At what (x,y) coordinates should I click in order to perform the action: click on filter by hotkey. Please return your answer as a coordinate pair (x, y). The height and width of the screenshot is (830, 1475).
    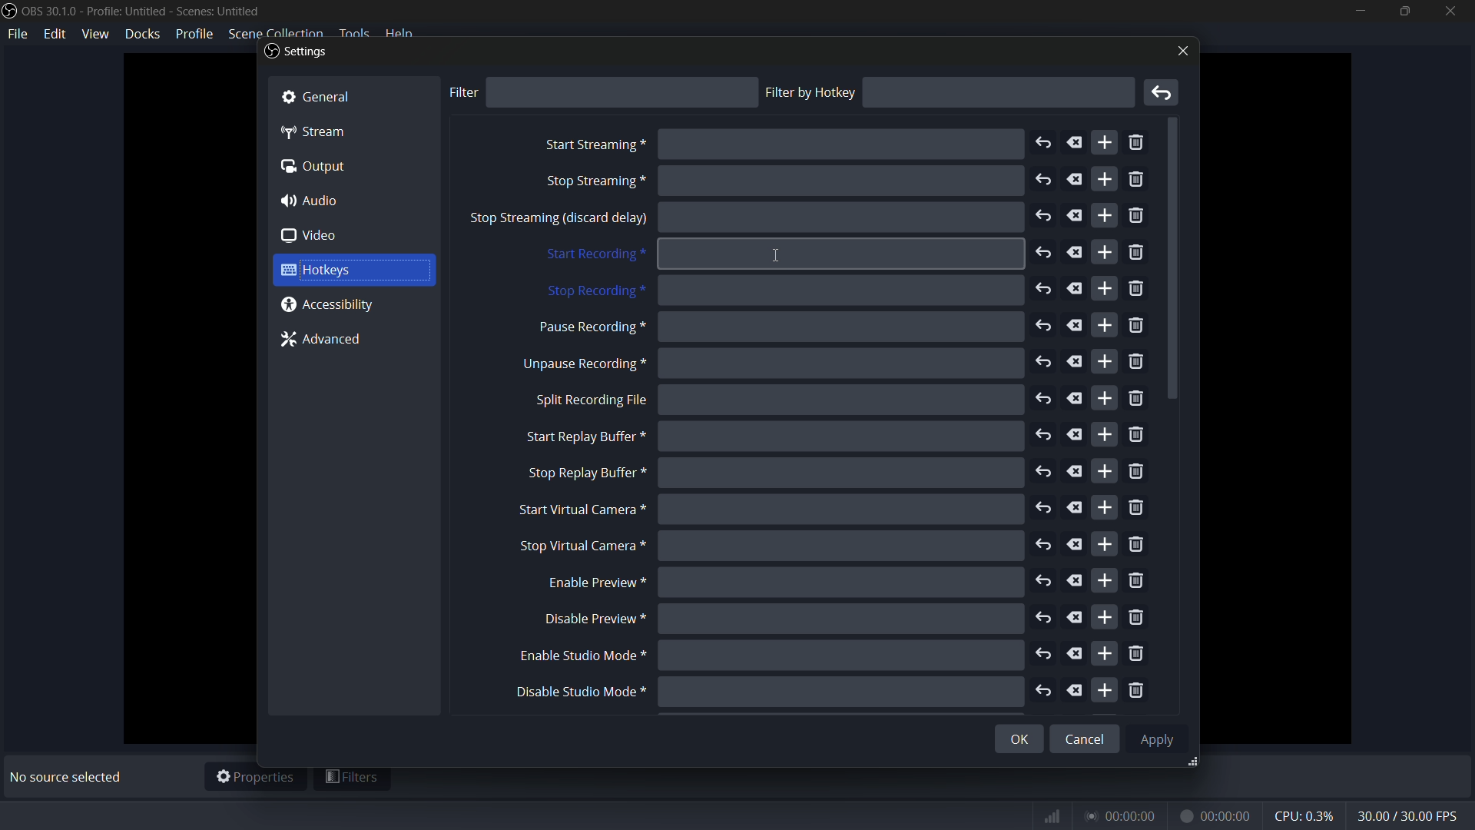
    Looking at the image, I should click on (810, 92).